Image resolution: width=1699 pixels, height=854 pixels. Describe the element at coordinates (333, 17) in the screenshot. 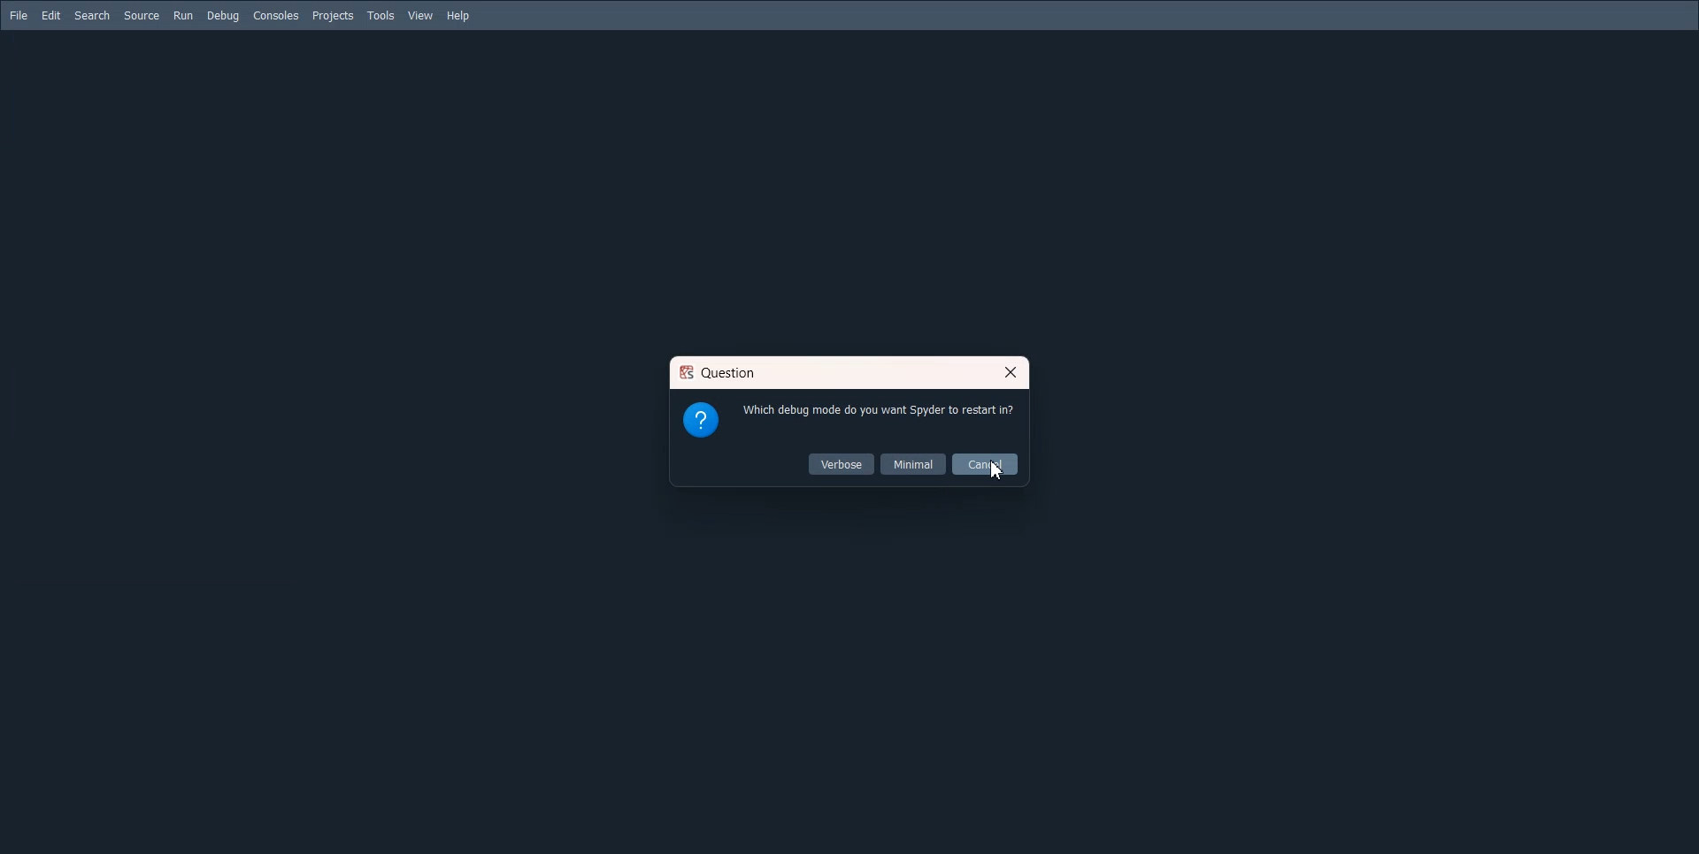

I see `Projects` at that location.